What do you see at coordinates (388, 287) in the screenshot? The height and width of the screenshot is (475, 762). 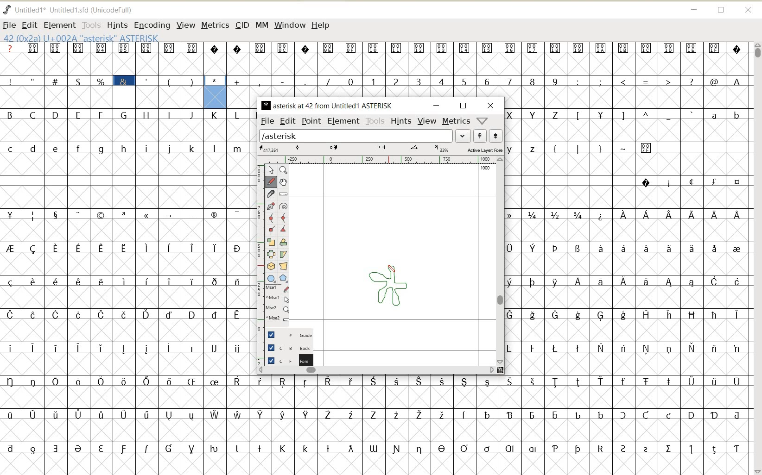 I see ` unique glyph for an asterisk creation` at bounding box center [388, 287].